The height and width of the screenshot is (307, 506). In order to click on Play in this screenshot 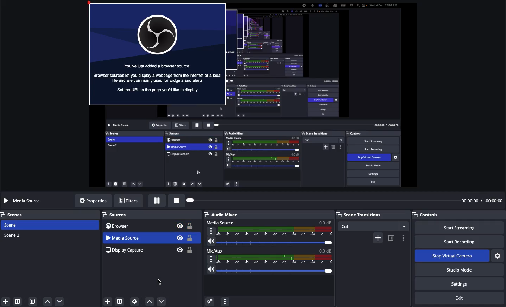, I will do `click(320, 201)`.